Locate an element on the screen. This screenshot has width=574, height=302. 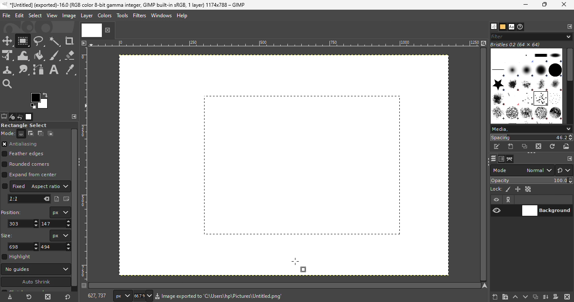
Replace the current selection is located at coordinates (22, 134).